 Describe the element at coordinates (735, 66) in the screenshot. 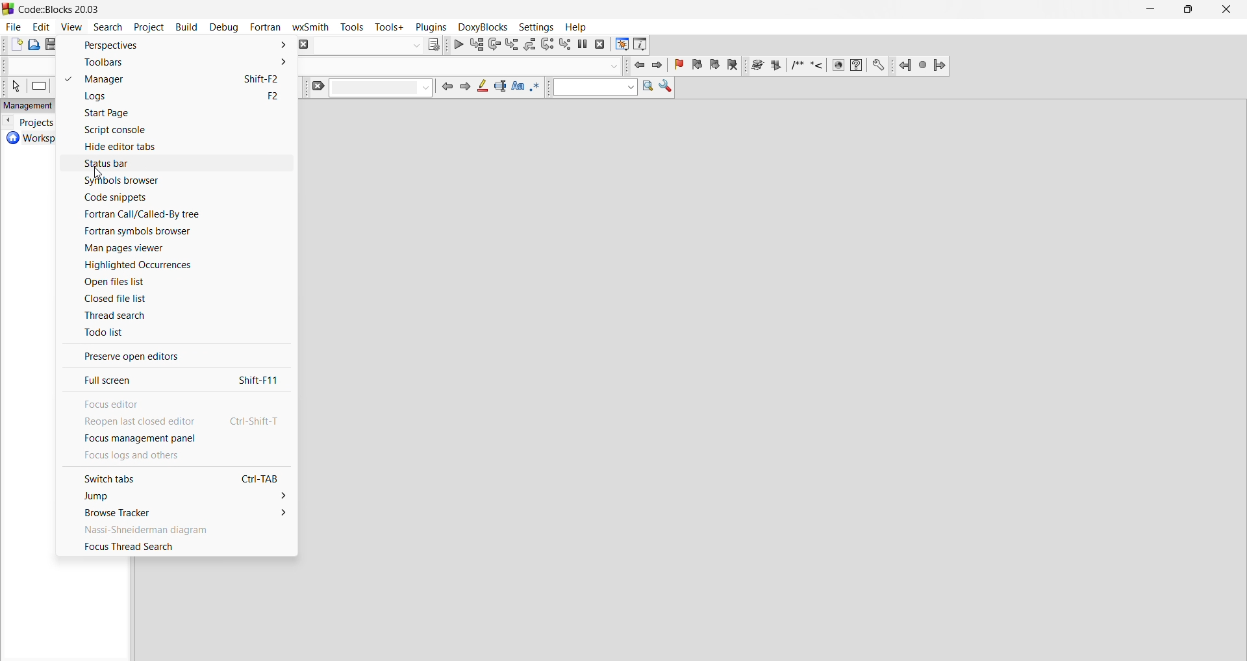

I see `clear bookmark` at that location.